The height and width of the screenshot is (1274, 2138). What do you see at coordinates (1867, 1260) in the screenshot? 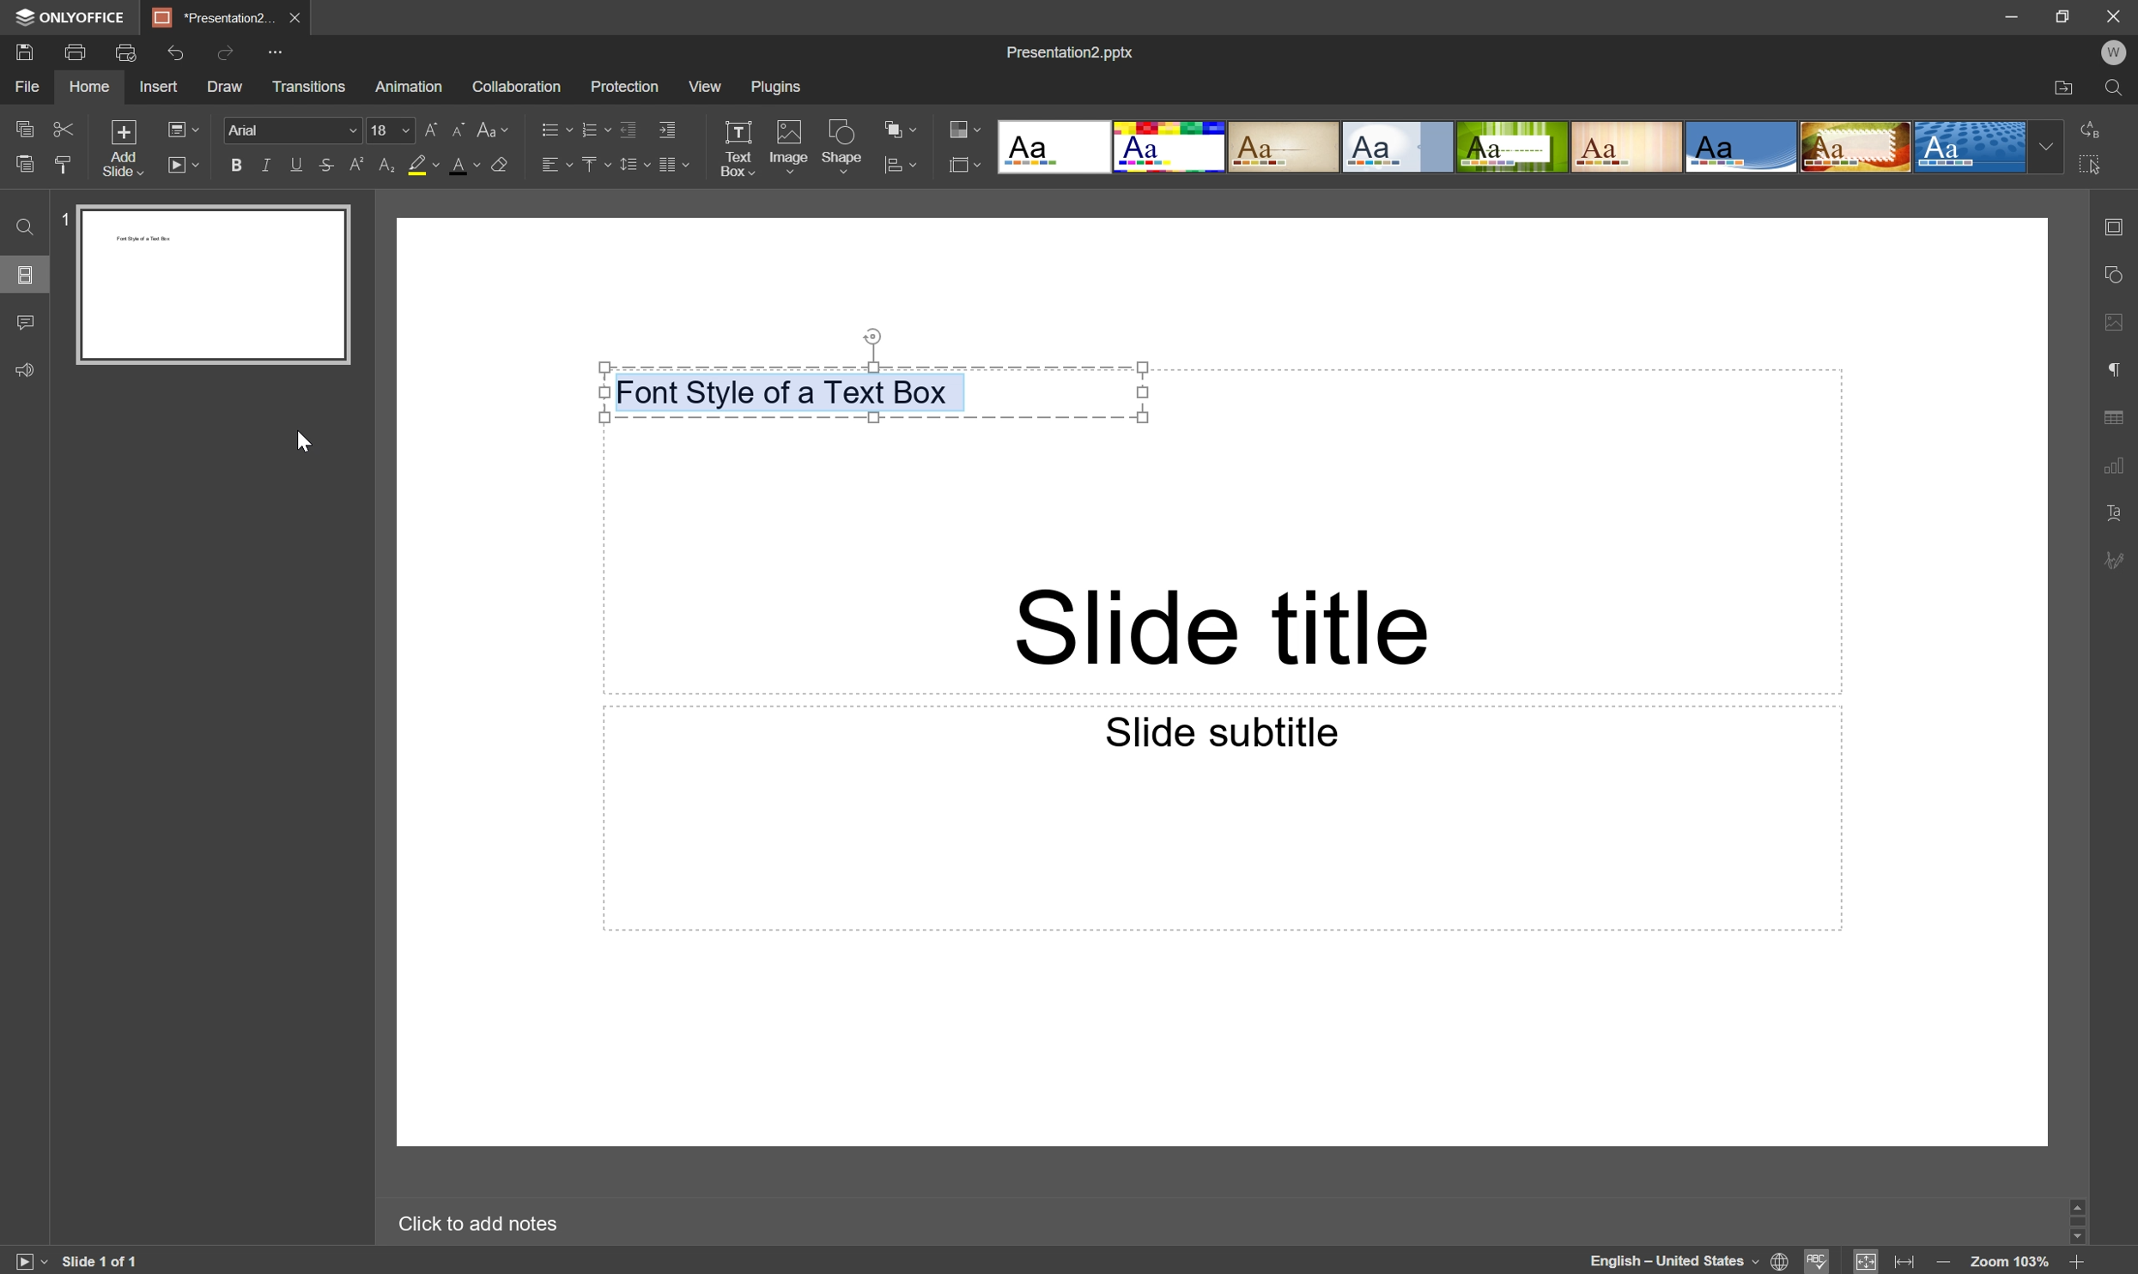
I see `Fit to slide` at bounding box center [1867, 1260].